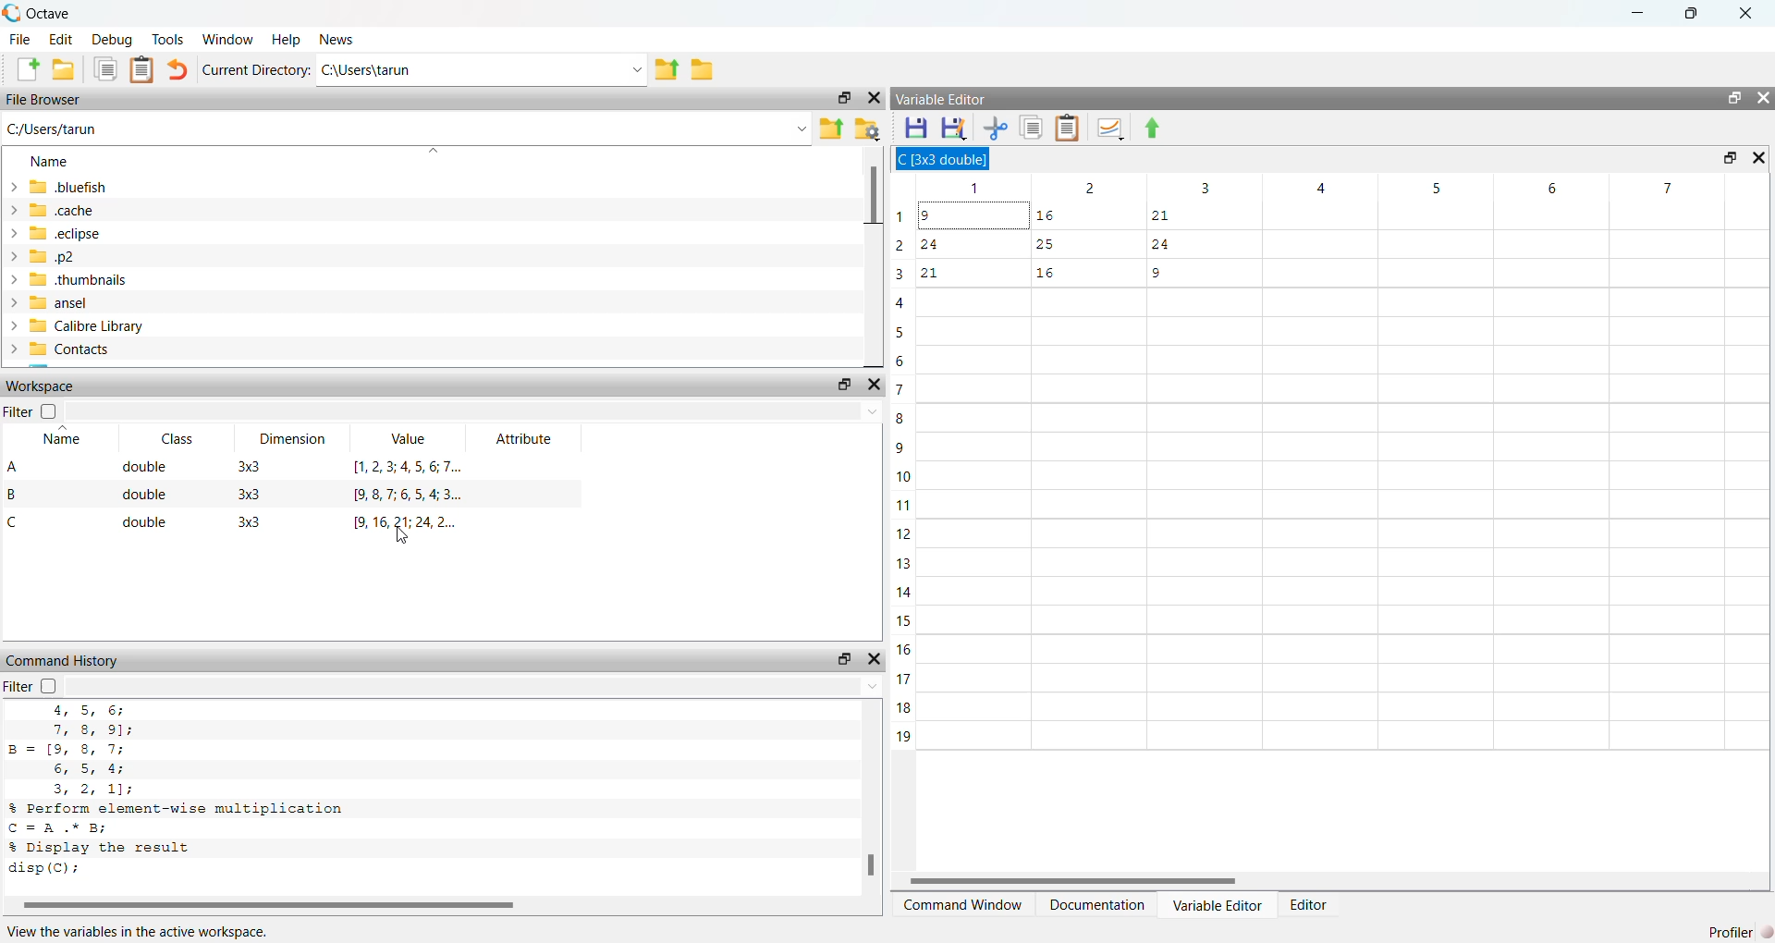  What do you see at coordinates (872, 258) in the screenshot?
I see `Scroll` at bounding box center [872, 258].